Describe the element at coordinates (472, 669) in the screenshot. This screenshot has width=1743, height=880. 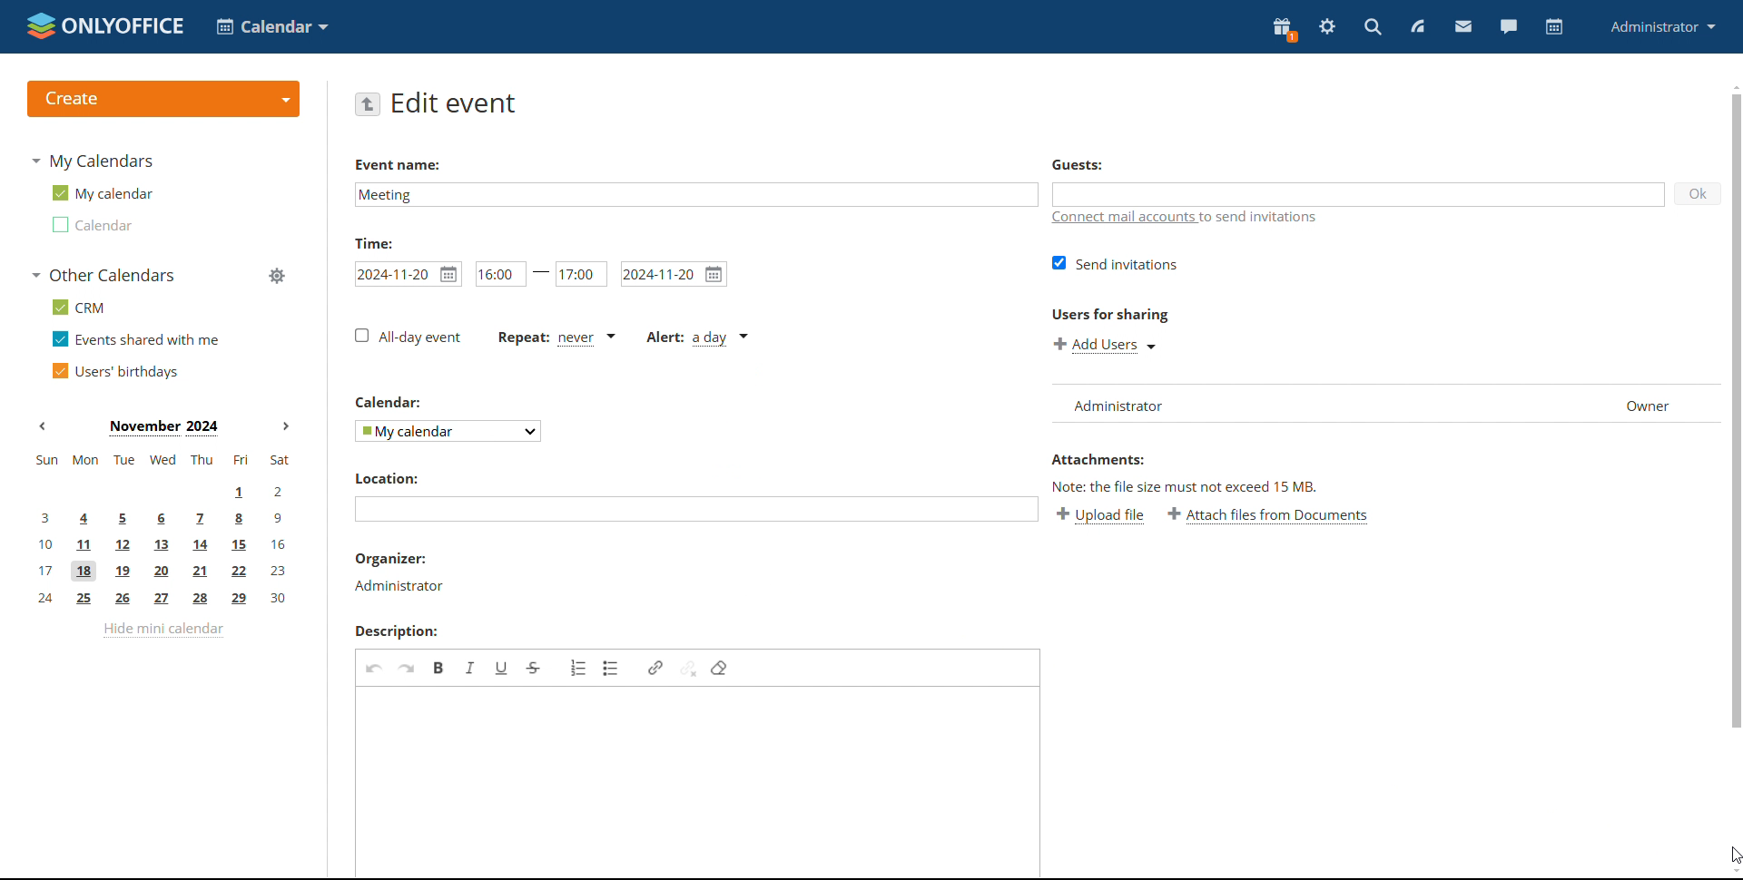
I see `italic` at that location.